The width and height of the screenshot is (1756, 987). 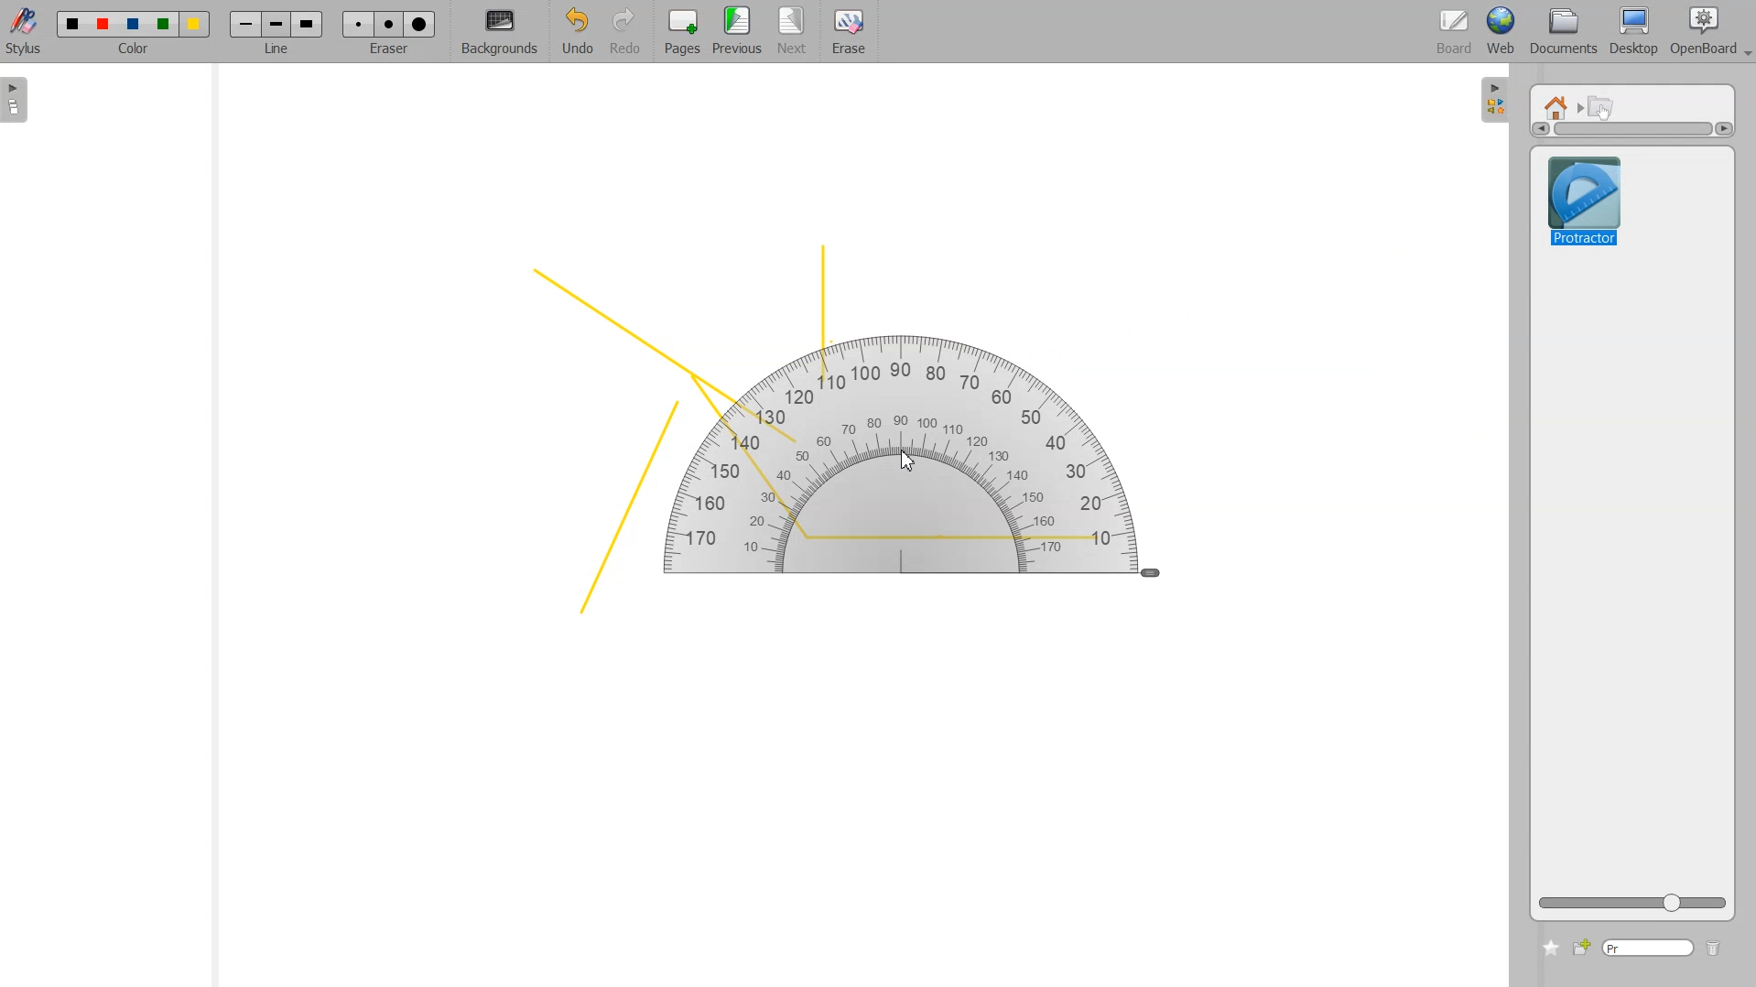 What do you see at coordinates (574, 33) in the screenshot?
I see `Undo` at bounding box center [574, 33].